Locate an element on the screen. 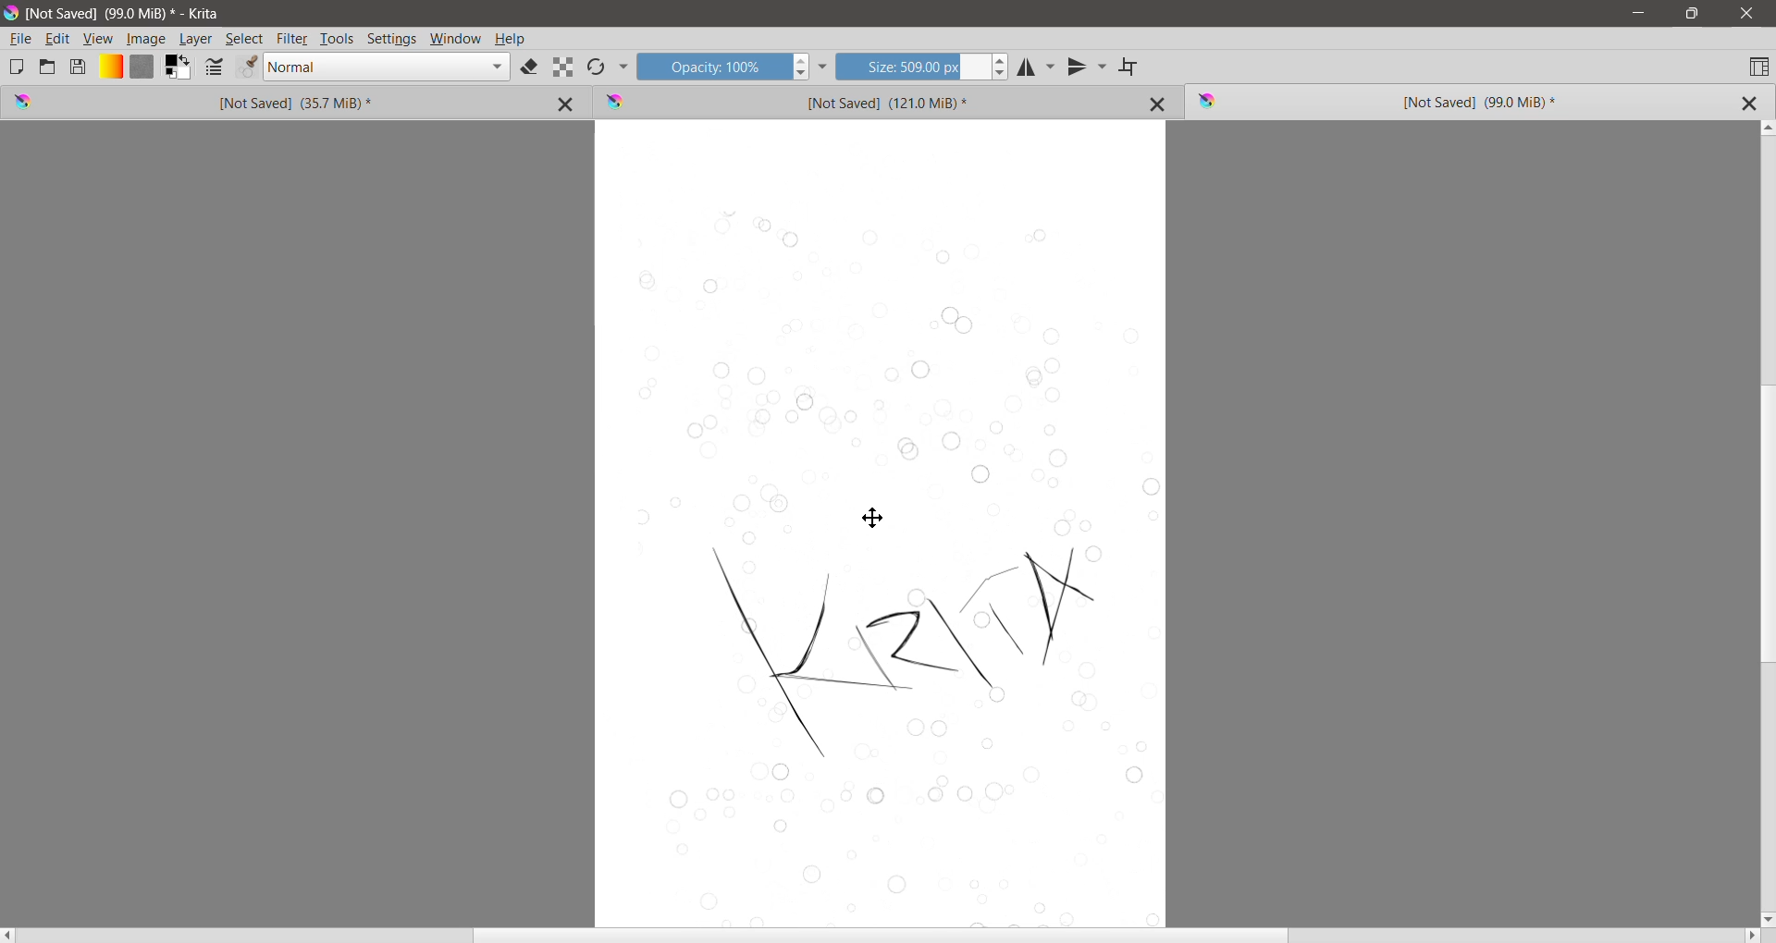 This screenshot has height=943, width=1776. Open an Existing Document is located at coordinates (47, 66).